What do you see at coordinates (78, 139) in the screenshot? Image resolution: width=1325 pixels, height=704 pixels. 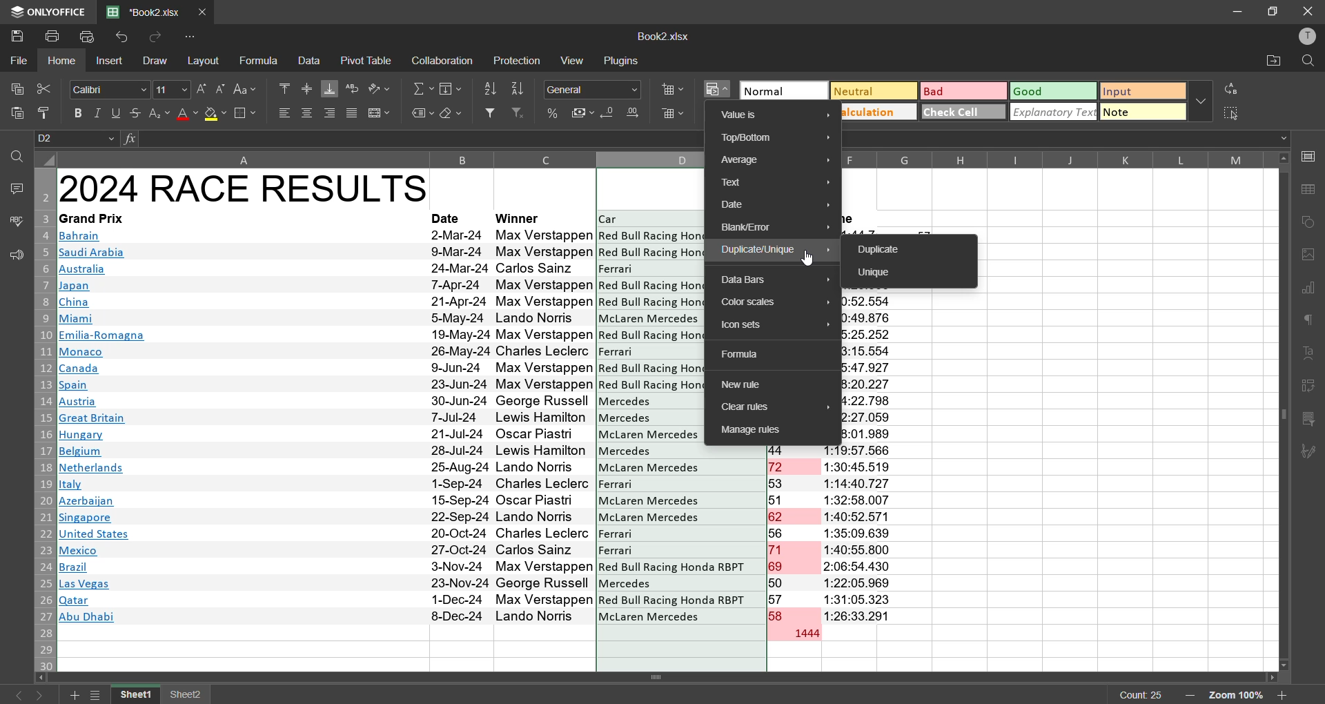 I see `cell address` at bounding box center [78, 139].